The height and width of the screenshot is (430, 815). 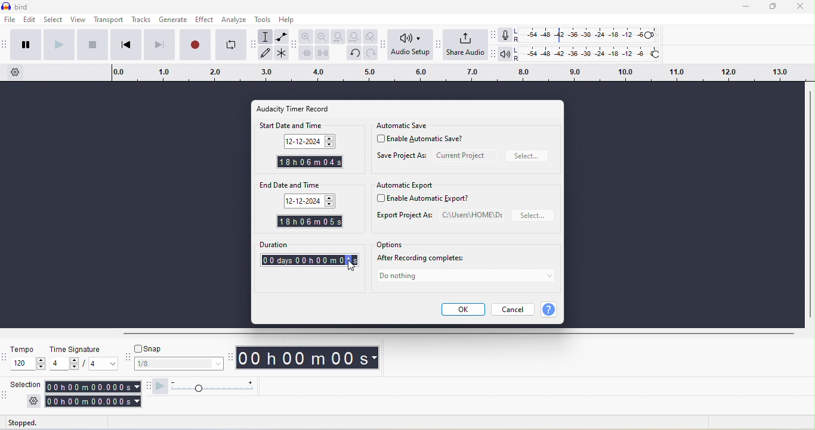 What do you see at coordinates (309, 245) in the screenshot?
I see `duration` at bounding box center [309, 245].